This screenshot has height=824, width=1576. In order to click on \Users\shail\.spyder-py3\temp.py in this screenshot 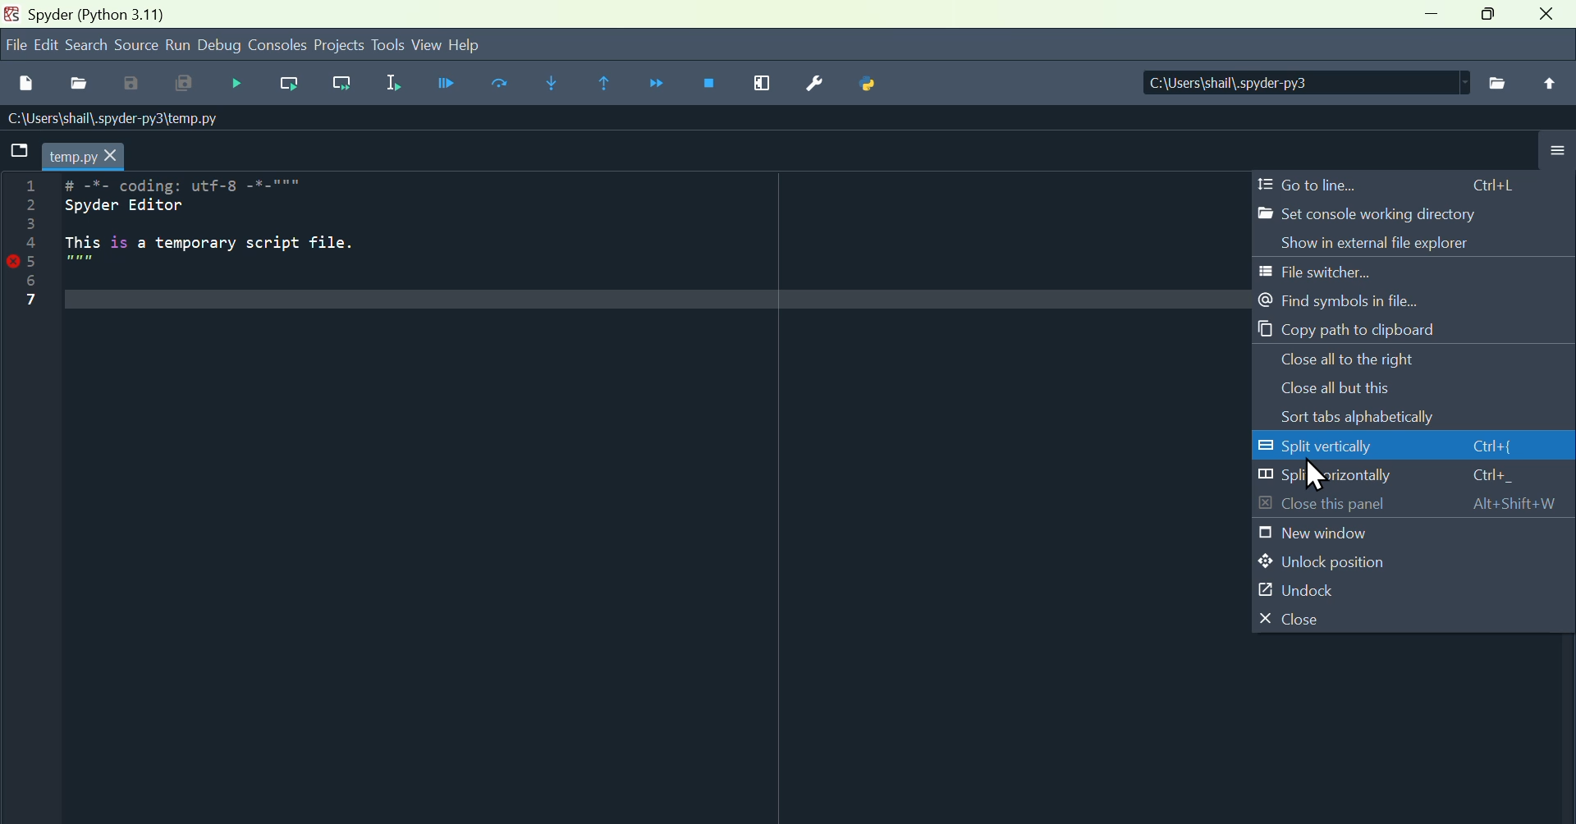, I will do `click(120, 121)`.